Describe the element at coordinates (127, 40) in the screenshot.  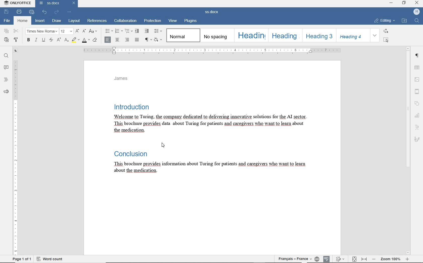
I see `ALIGN RIGHT` at that location.